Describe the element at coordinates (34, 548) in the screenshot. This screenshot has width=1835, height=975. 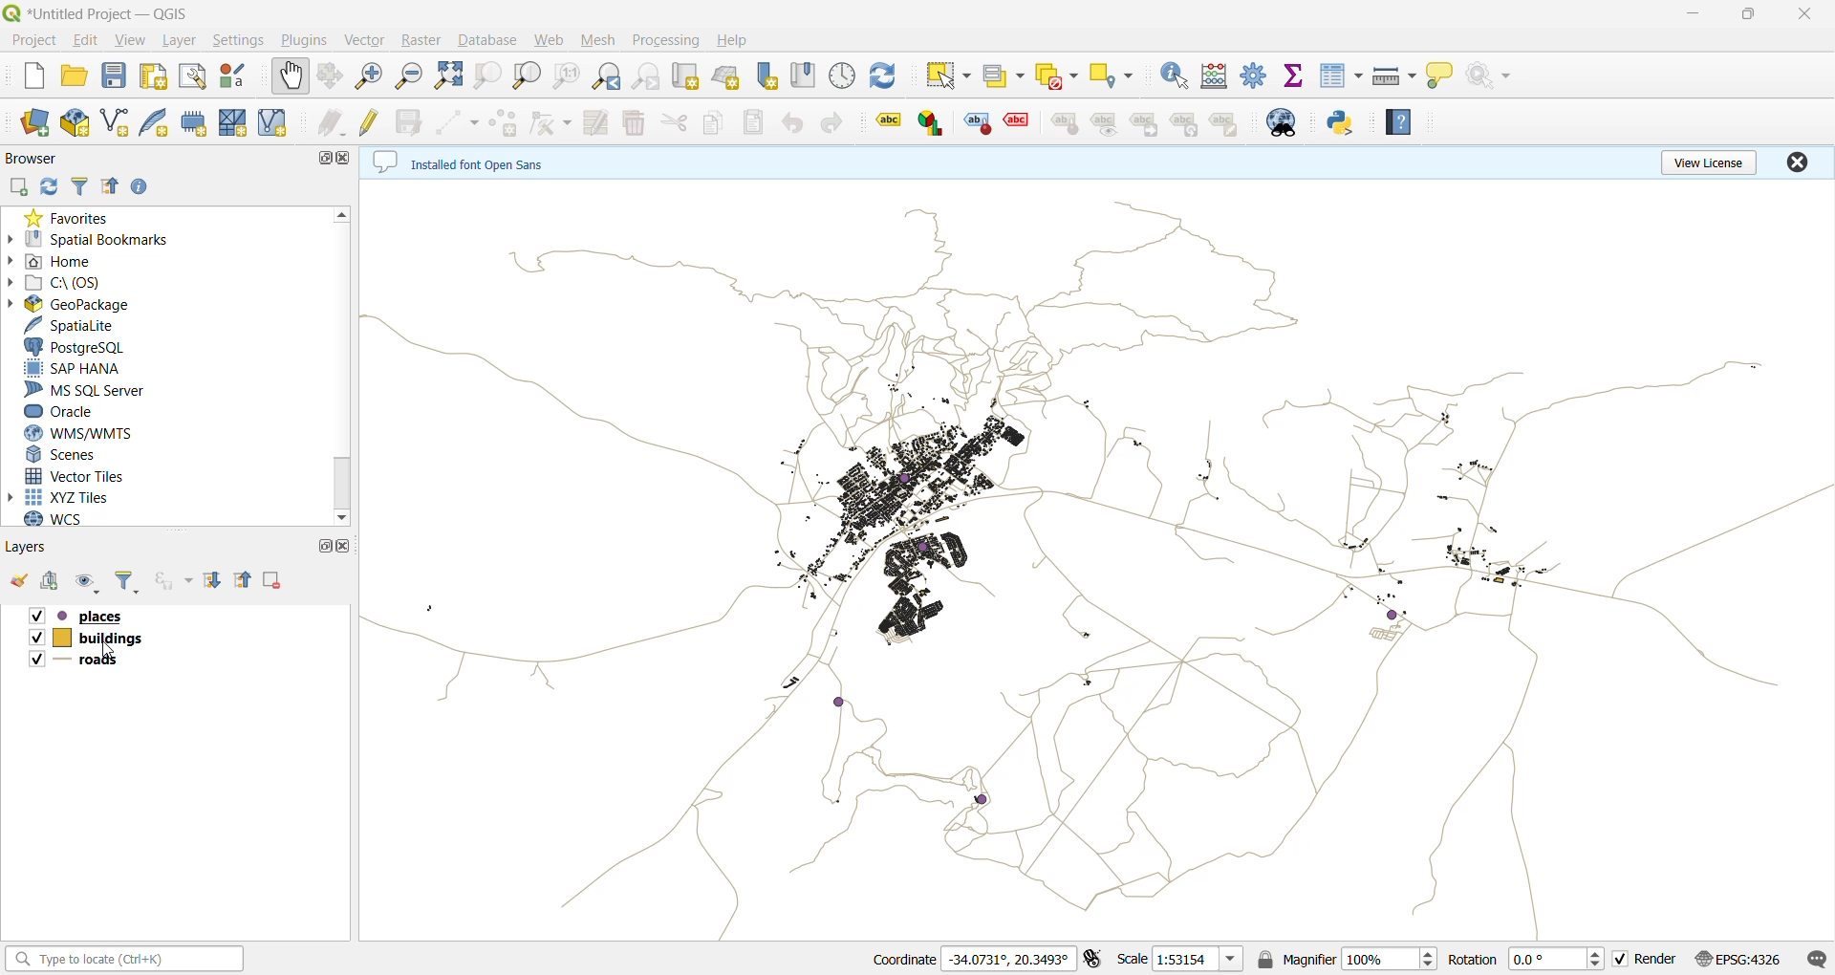
I see `layers` at that location.